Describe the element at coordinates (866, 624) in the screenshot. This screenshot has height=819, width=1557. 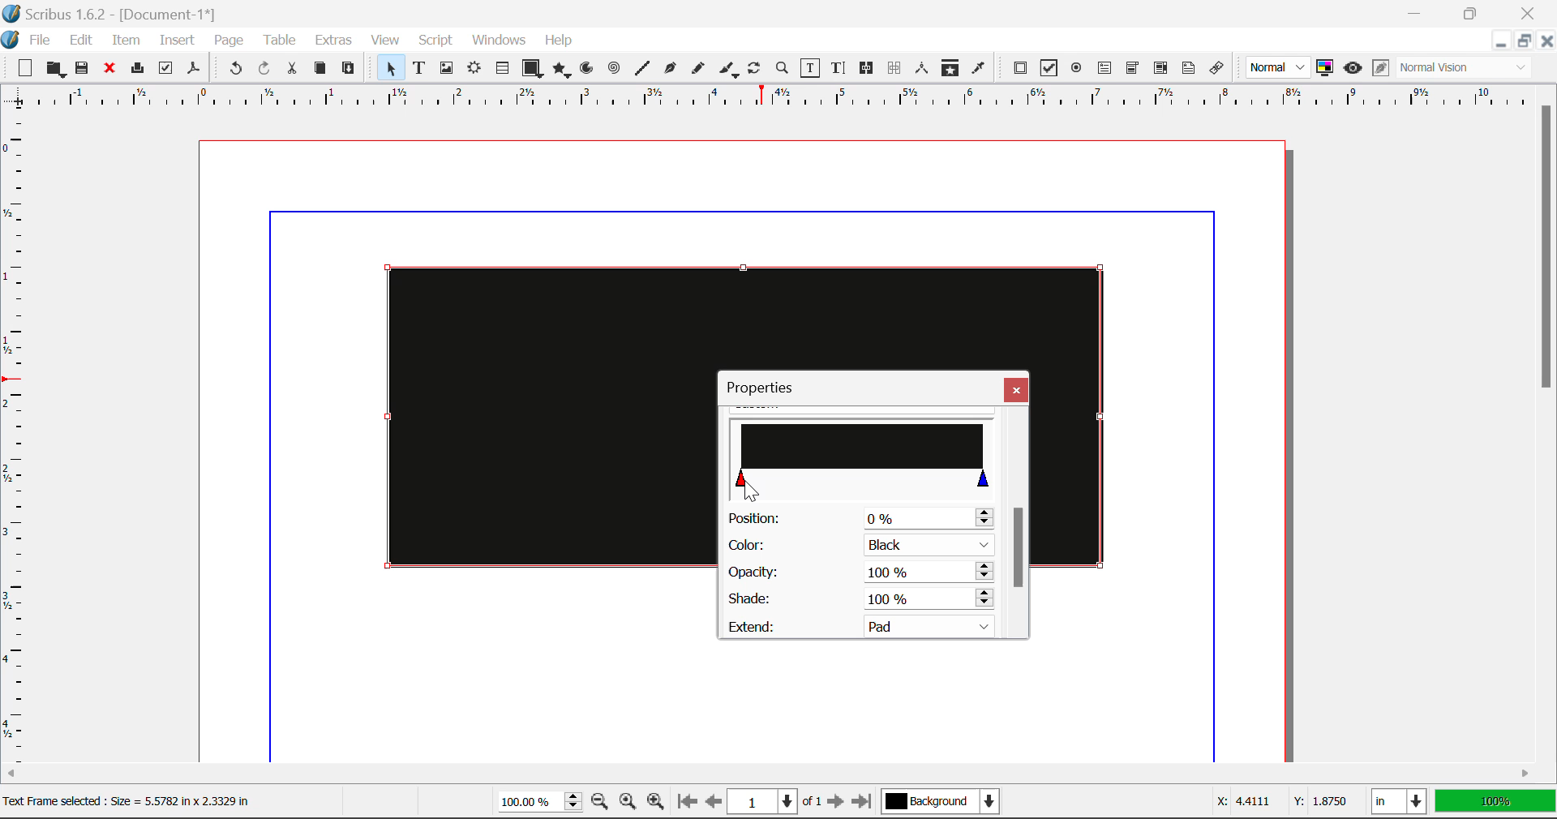
I see `Extend` at that location.